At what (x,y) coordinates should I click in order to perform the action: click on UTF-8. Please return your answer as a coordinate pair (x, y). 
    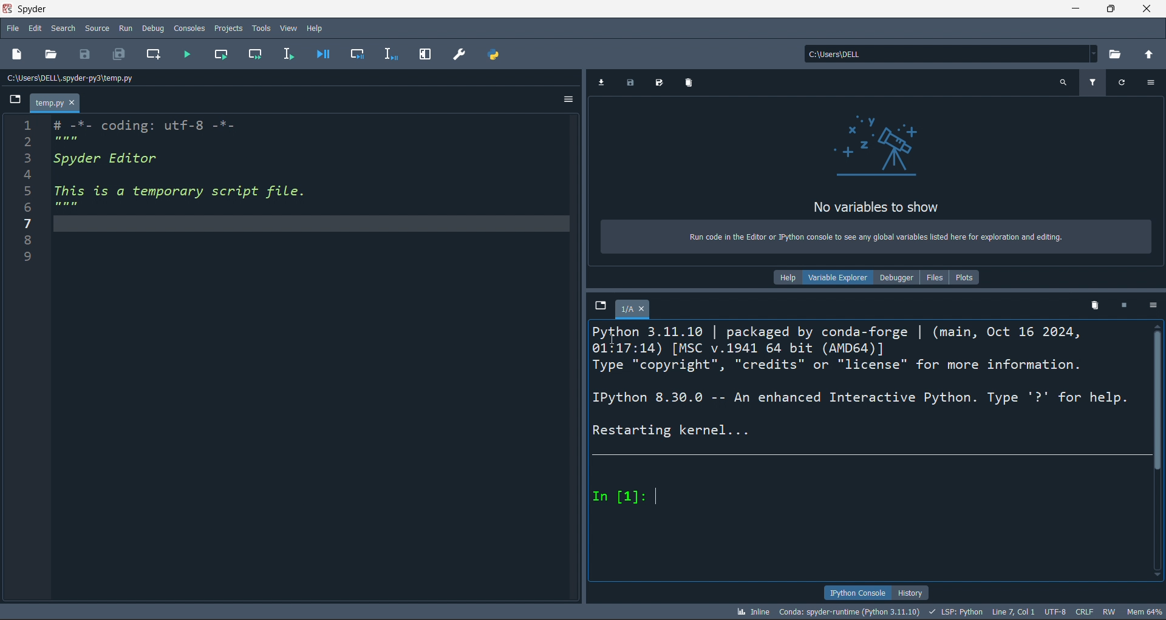
    Looking at the image, I should click on (1055, 612).